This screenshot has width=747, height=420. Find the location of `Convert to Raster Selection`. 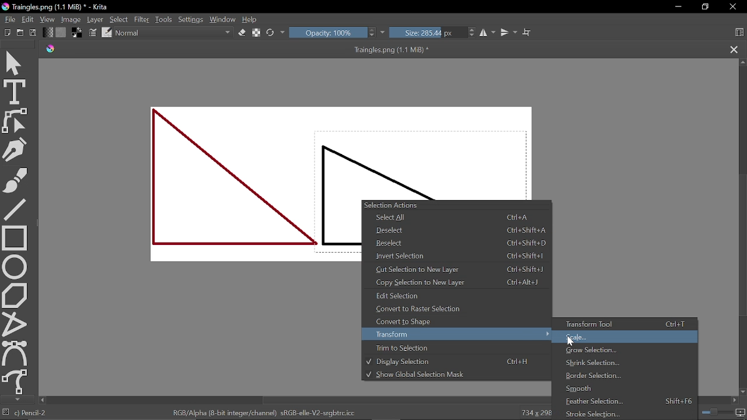

Convert to Raster Selection is located at coordinates (456, 309).